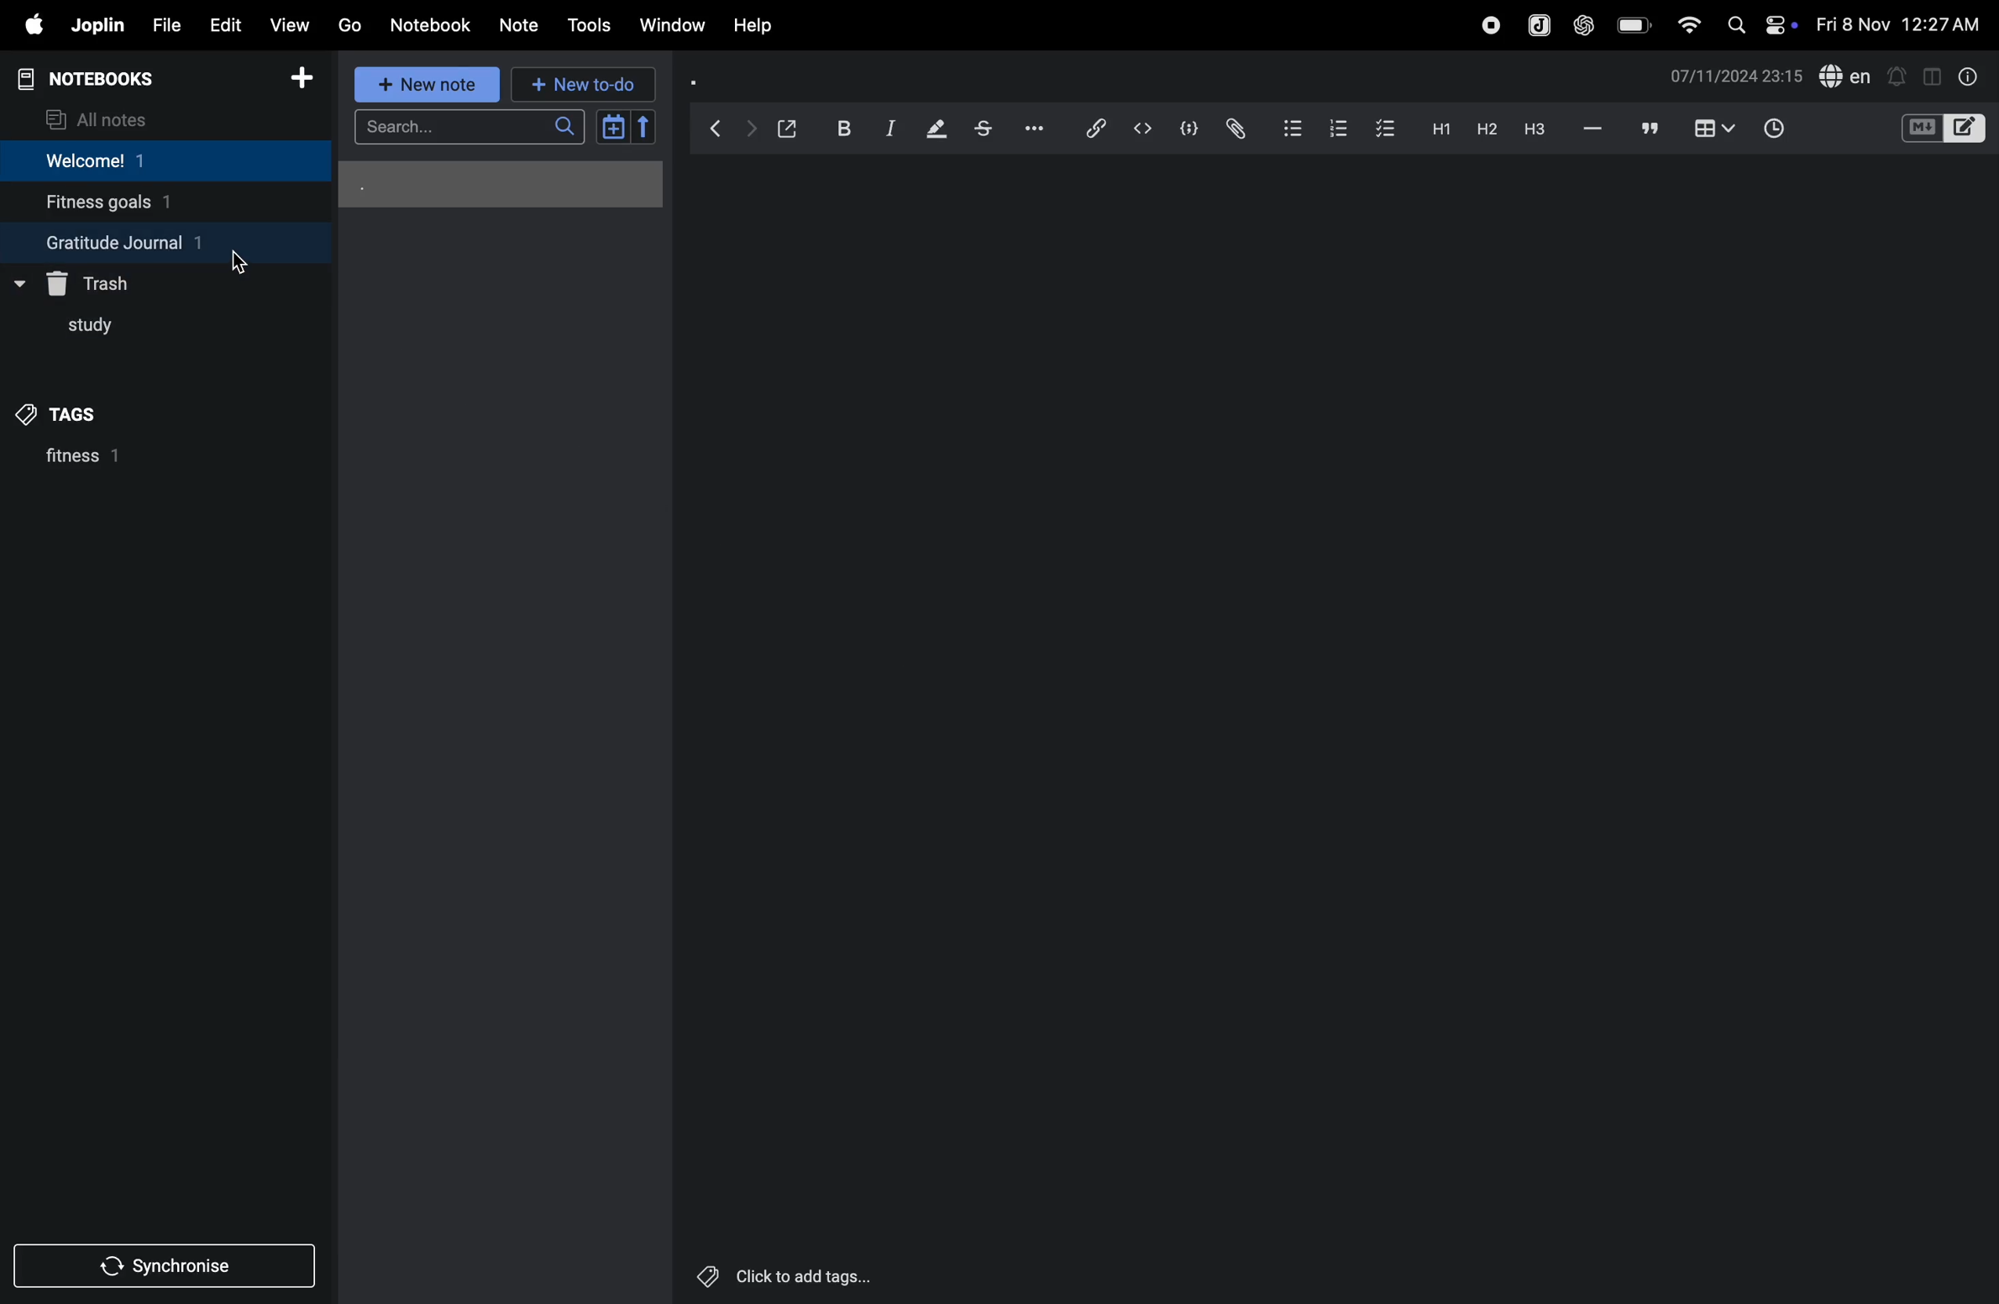  Describe the element at coordinates (99, 281) in the screenshot. I see `trash` at that location.